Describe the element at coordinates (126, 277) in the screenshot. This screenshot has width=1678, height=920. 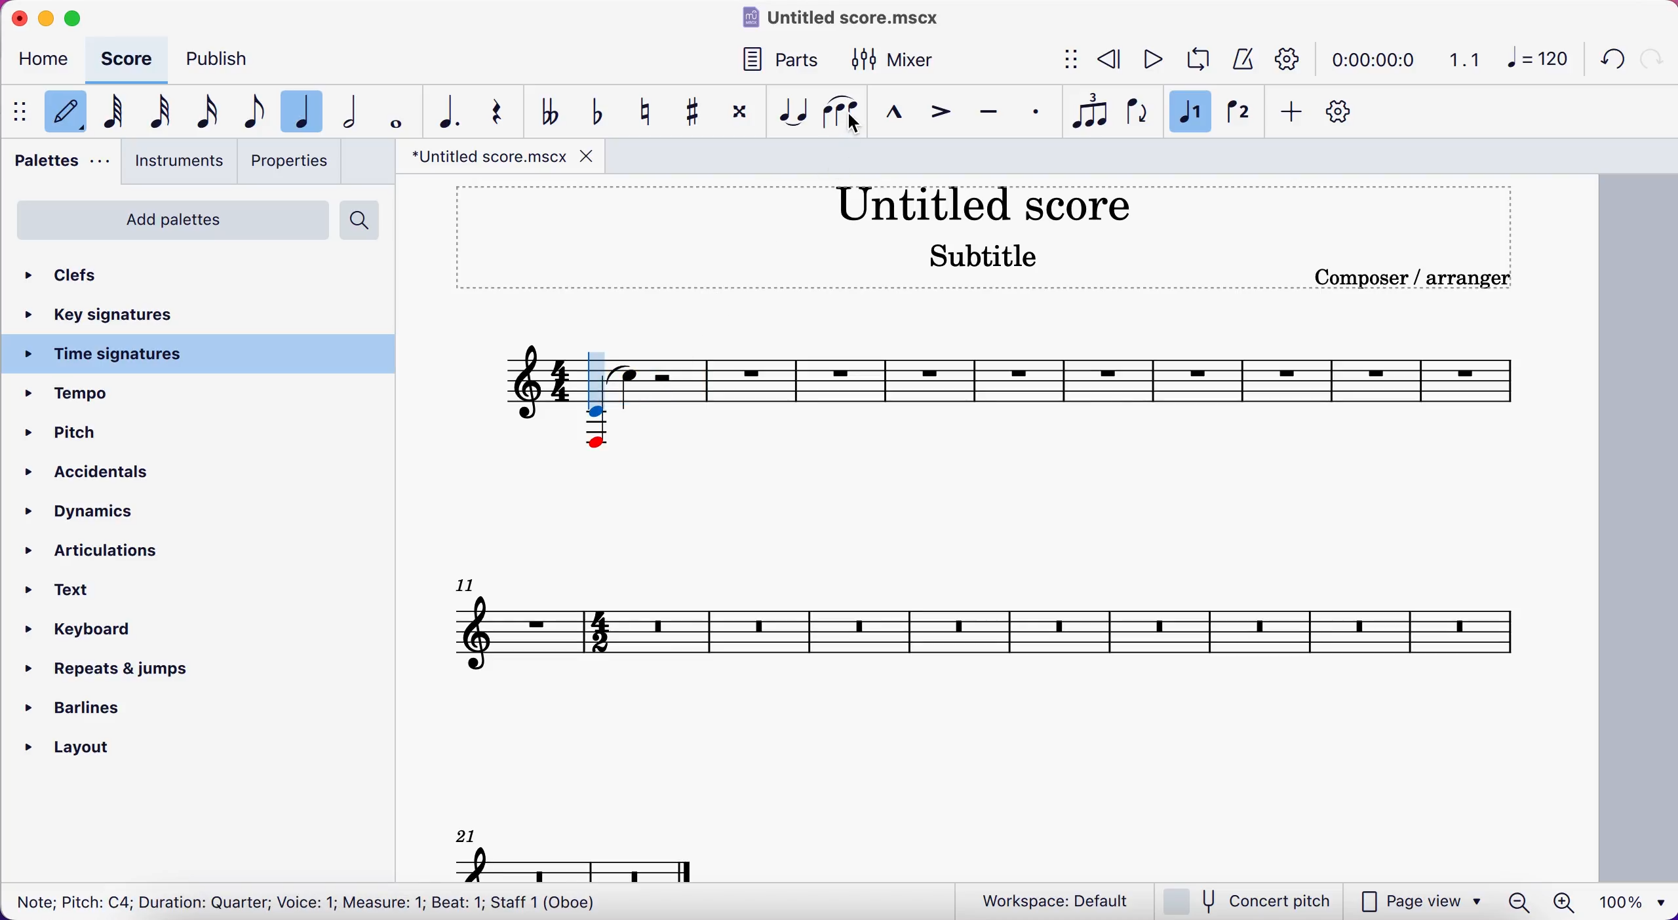
I see `clefs` at that location.